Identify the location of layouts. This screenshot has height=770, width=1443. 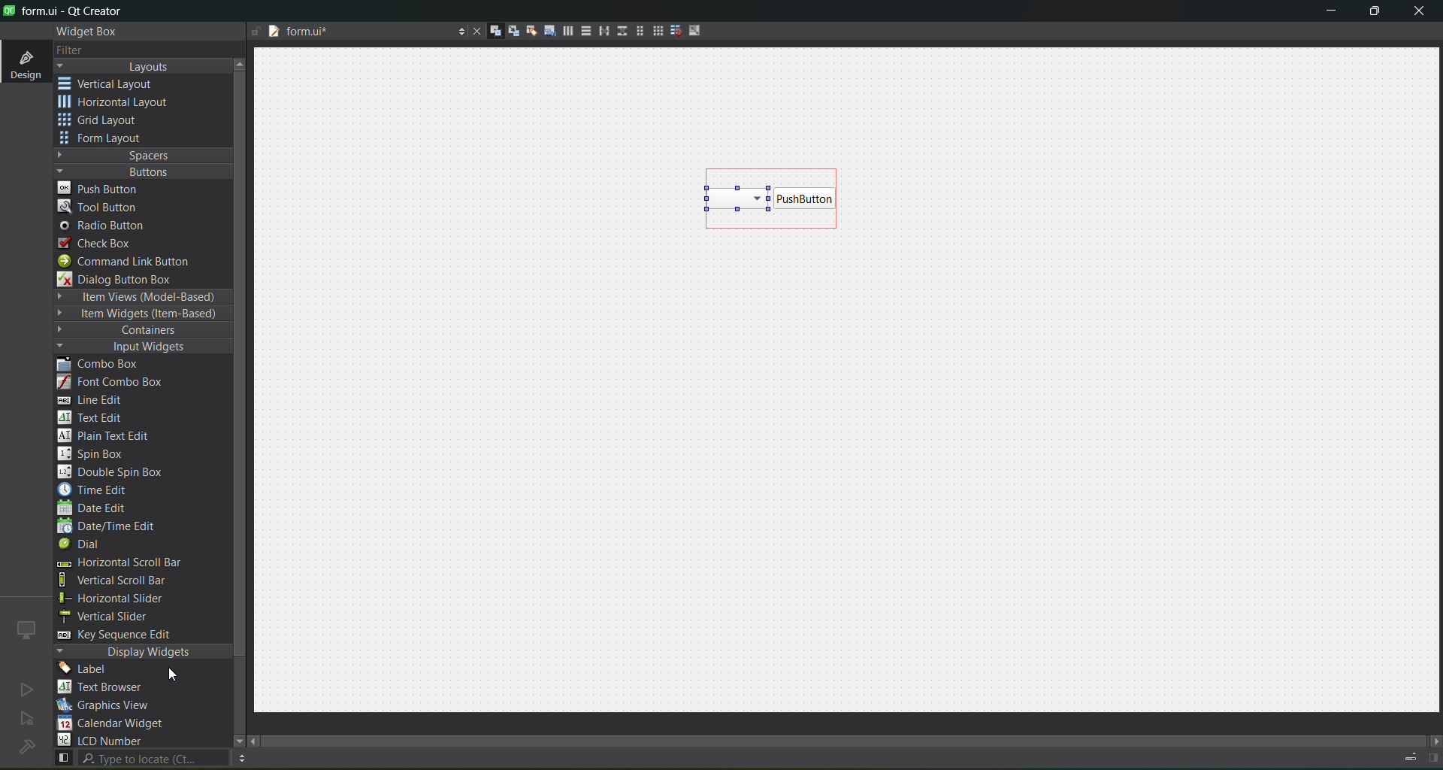
(143, 66).